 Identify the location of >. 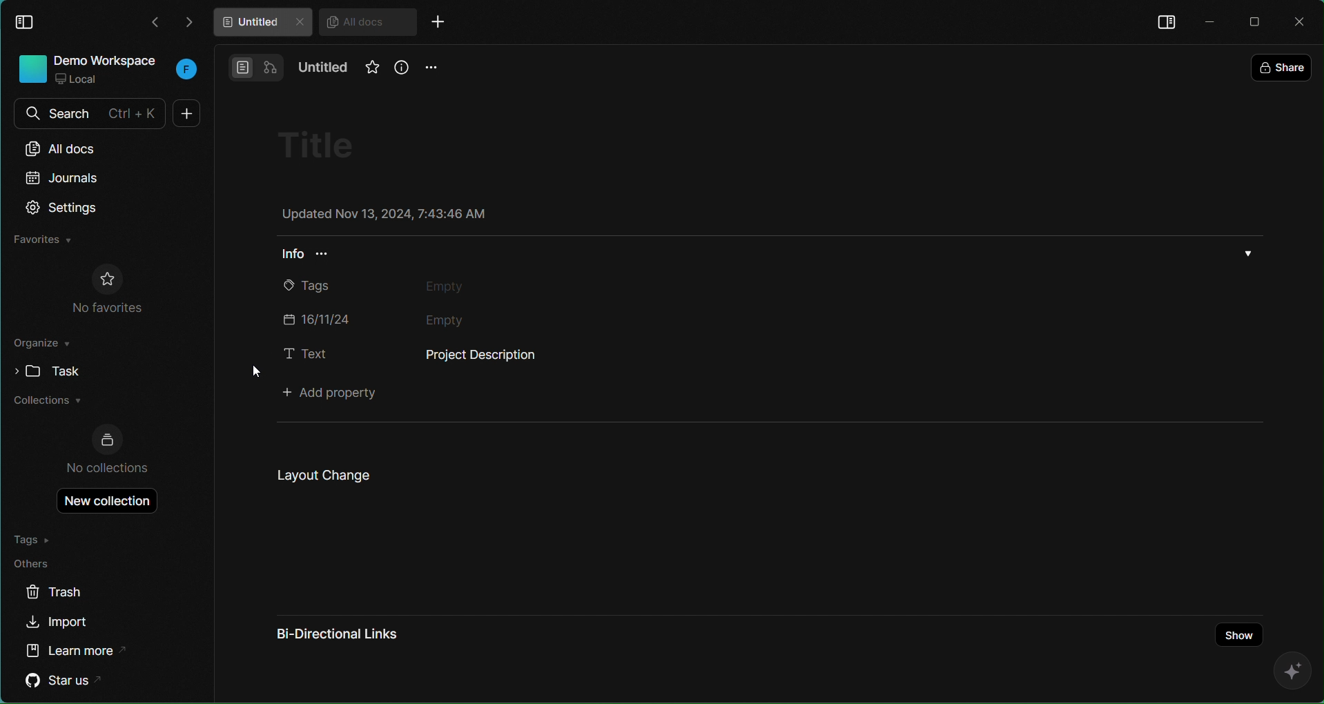
(191, 21).